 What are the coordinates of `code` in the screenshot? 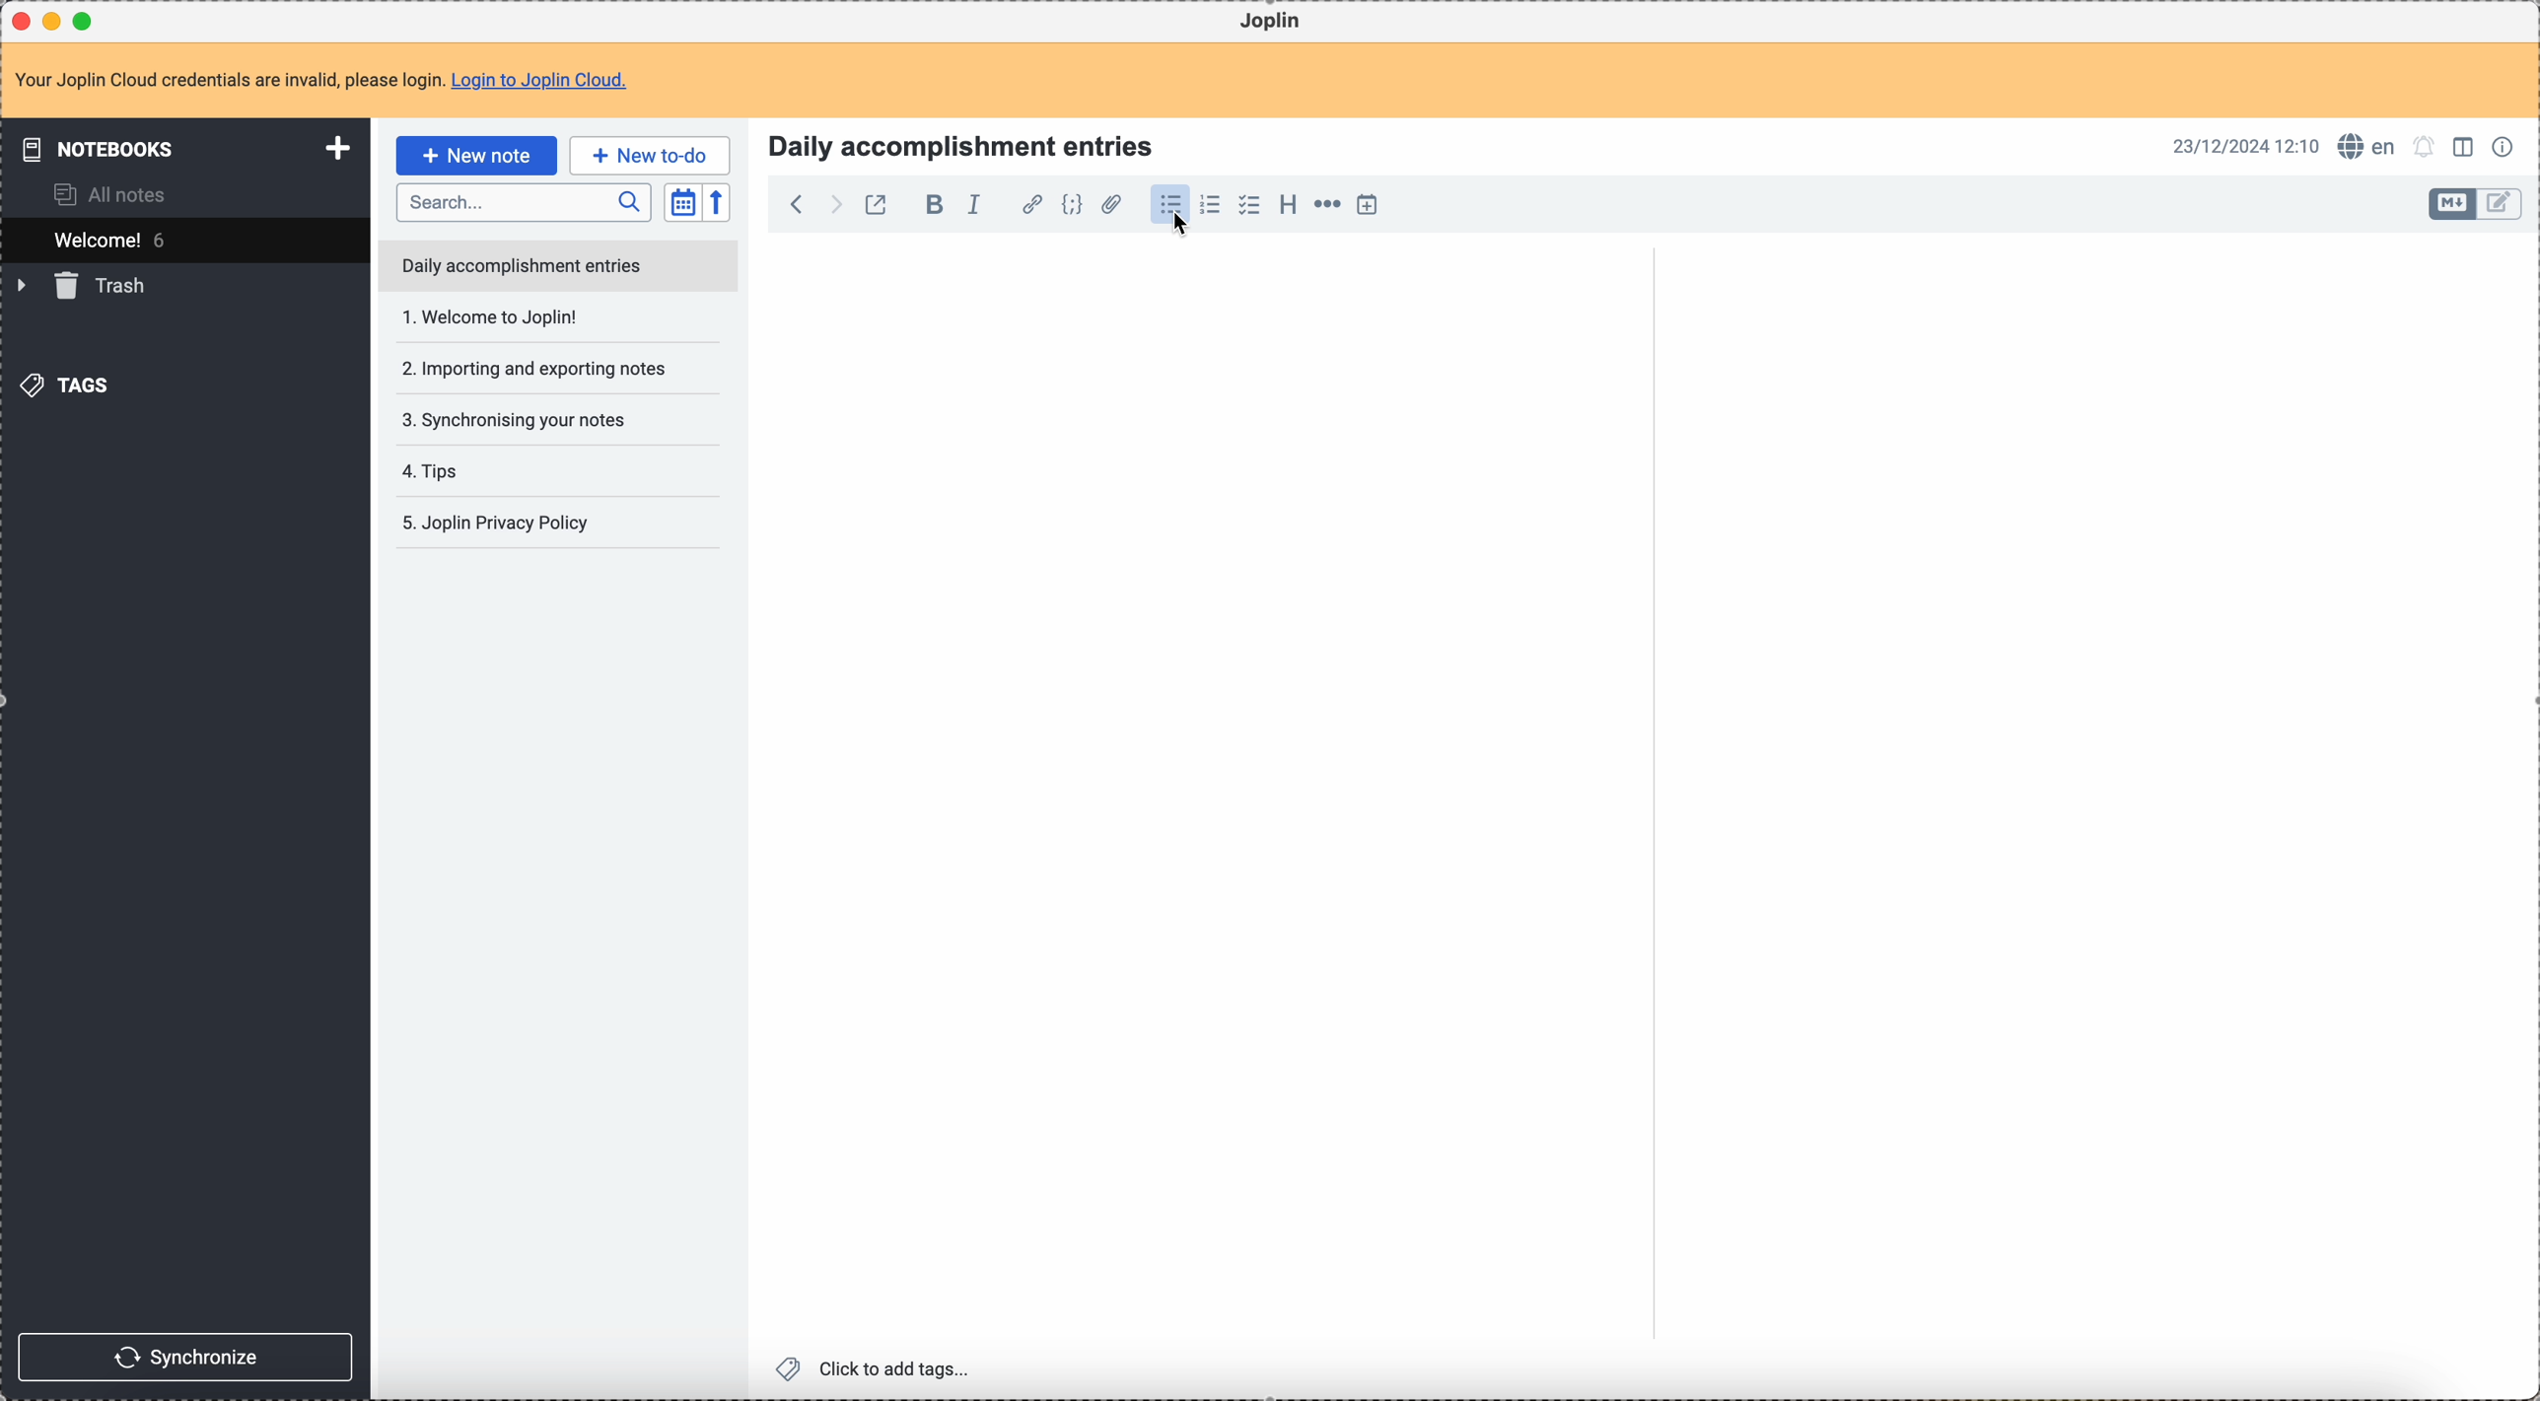 It's located at (1072, 206).